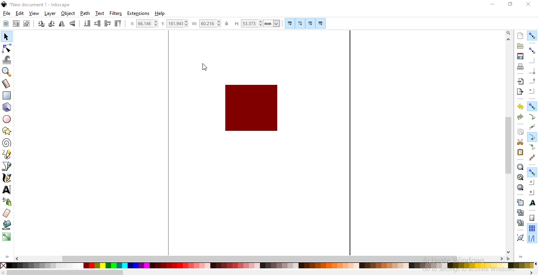 This screenshot has width=538, height=275. What do you see at coordinates (7, 238) in the screenshot?
I see `create and edit gradient ` at bounding box center [7, 238].